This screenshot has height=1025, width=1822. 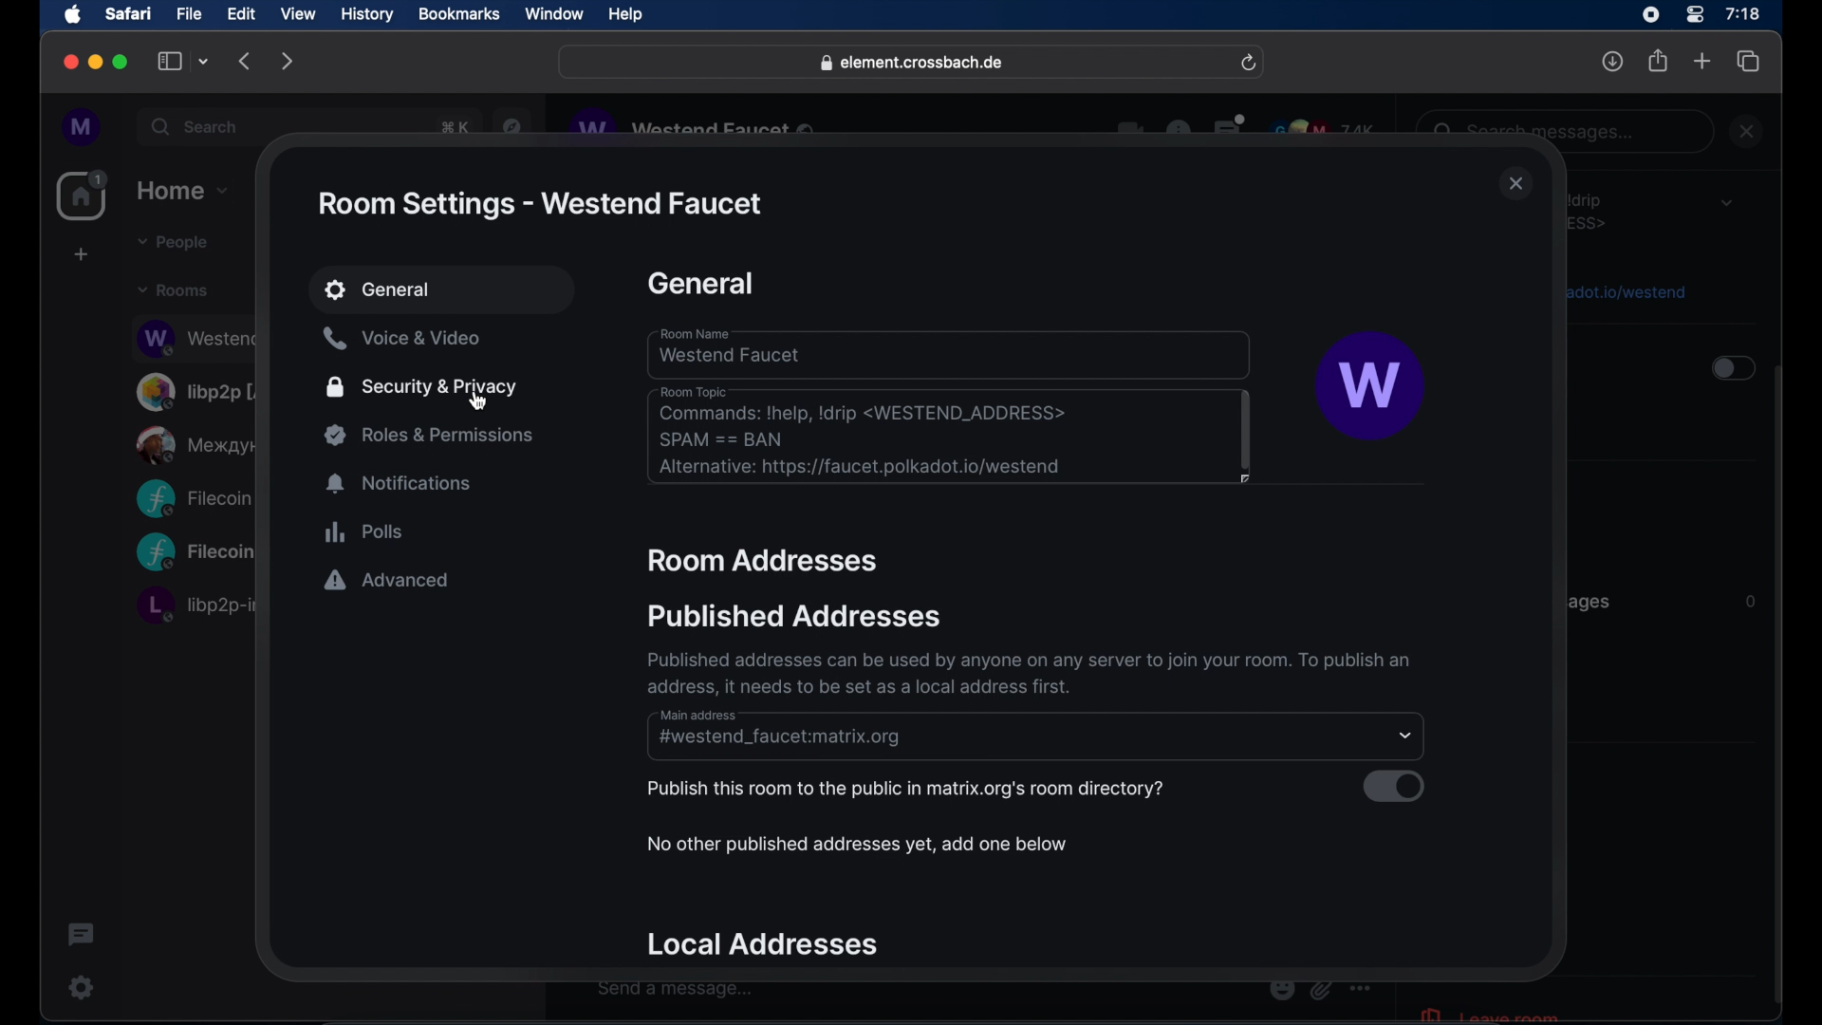 What do you see at coordinates (1406, 736) in the screenshot?
I see `dropdown` at bounding box center [1406, 736].